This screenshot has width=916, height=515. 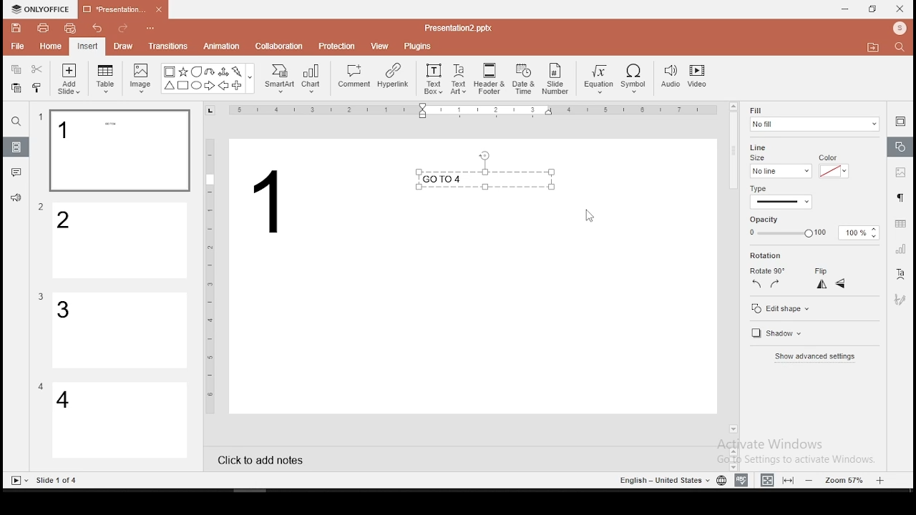 What do you see at coordinates (590, 217) in the screenshot?
I see `mouse pointer` at bounding box center [590, 217].